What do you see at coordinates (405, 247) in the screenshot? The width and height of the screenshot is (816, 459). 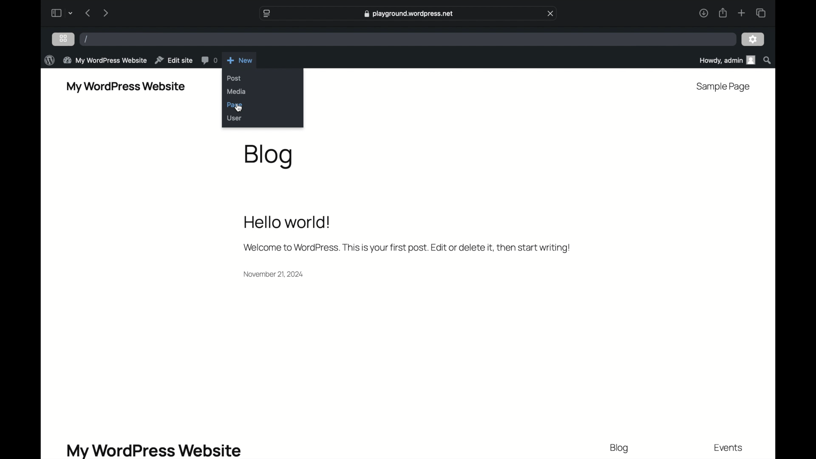 I see `Welcome message` at bounding box center [405, 247].